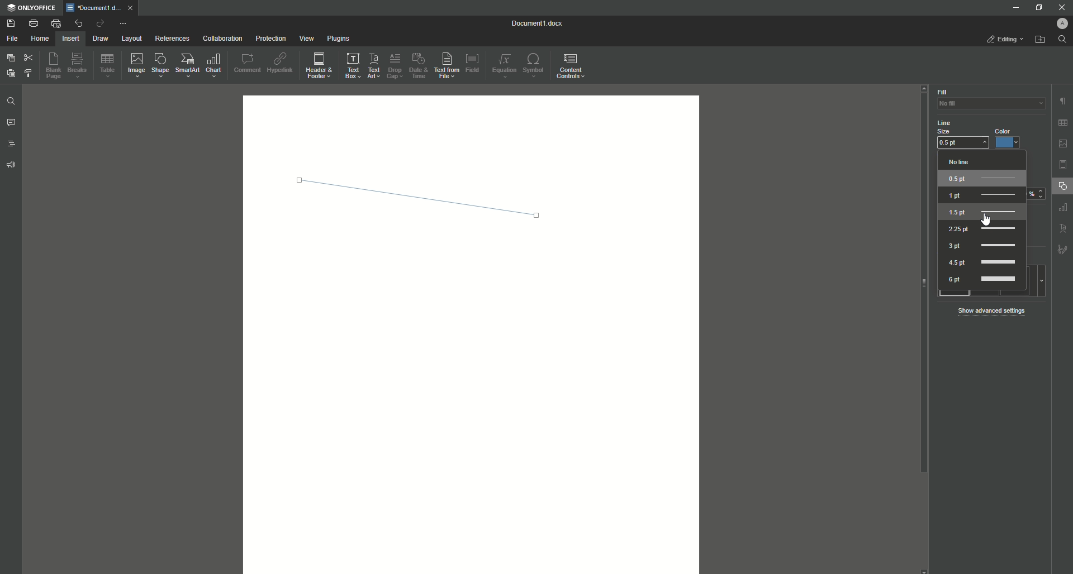  I want to click on 2.25 pt, so click(982, 228).